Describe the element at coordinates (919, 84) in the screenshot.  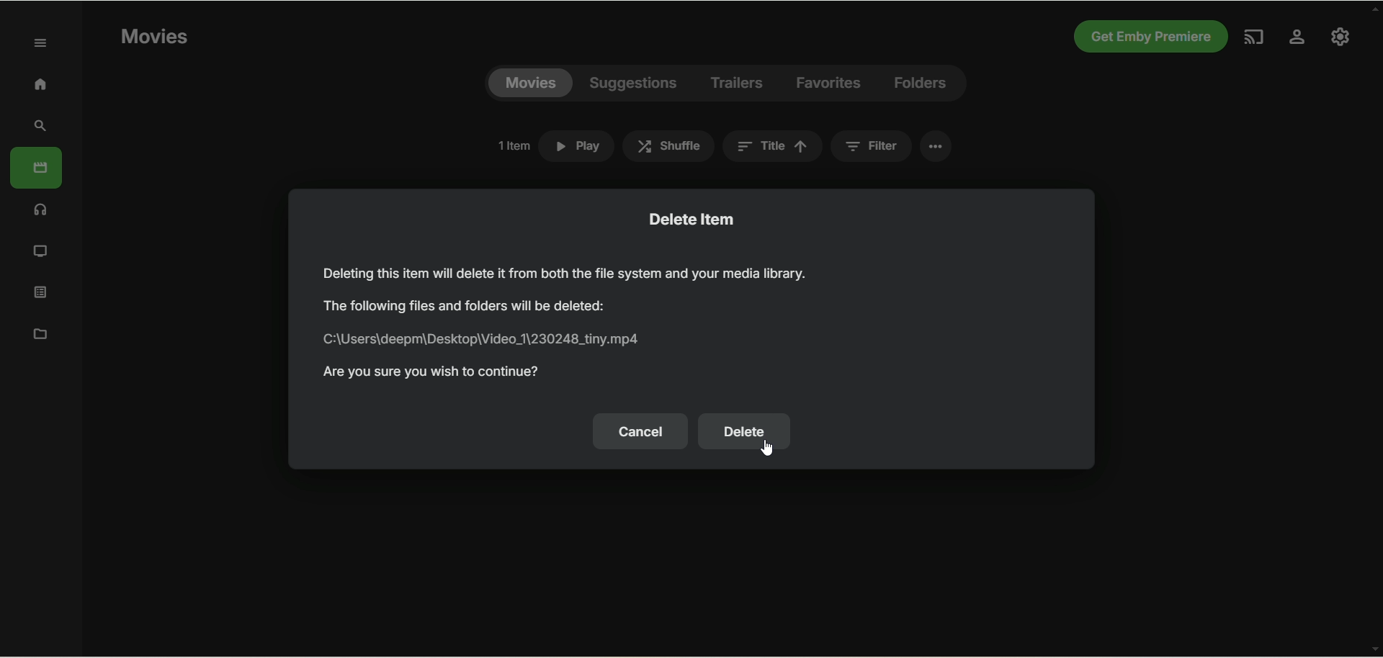
I see `folders` at that location.